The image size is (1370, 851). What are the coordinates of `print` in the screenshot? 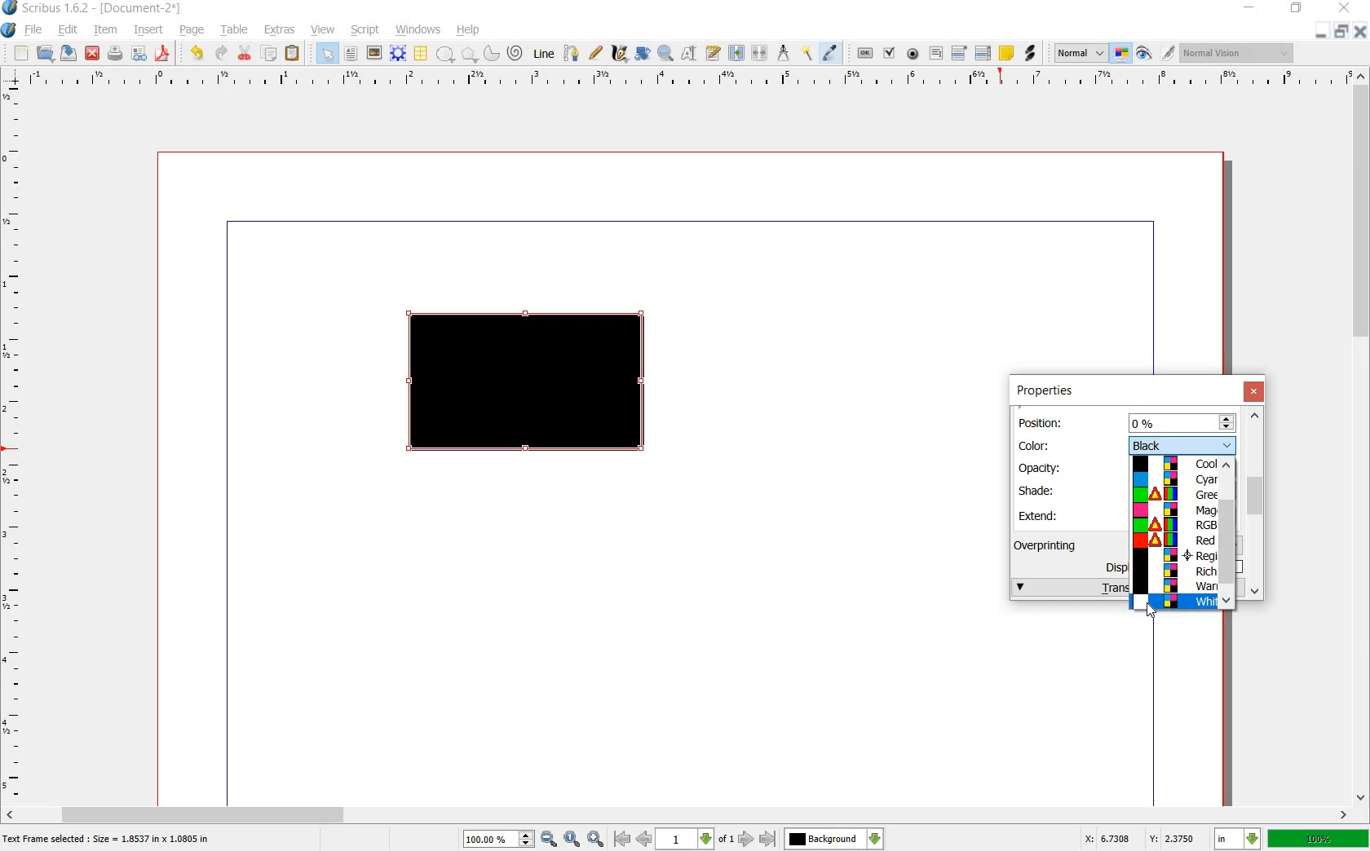 It's located at (115, 54).